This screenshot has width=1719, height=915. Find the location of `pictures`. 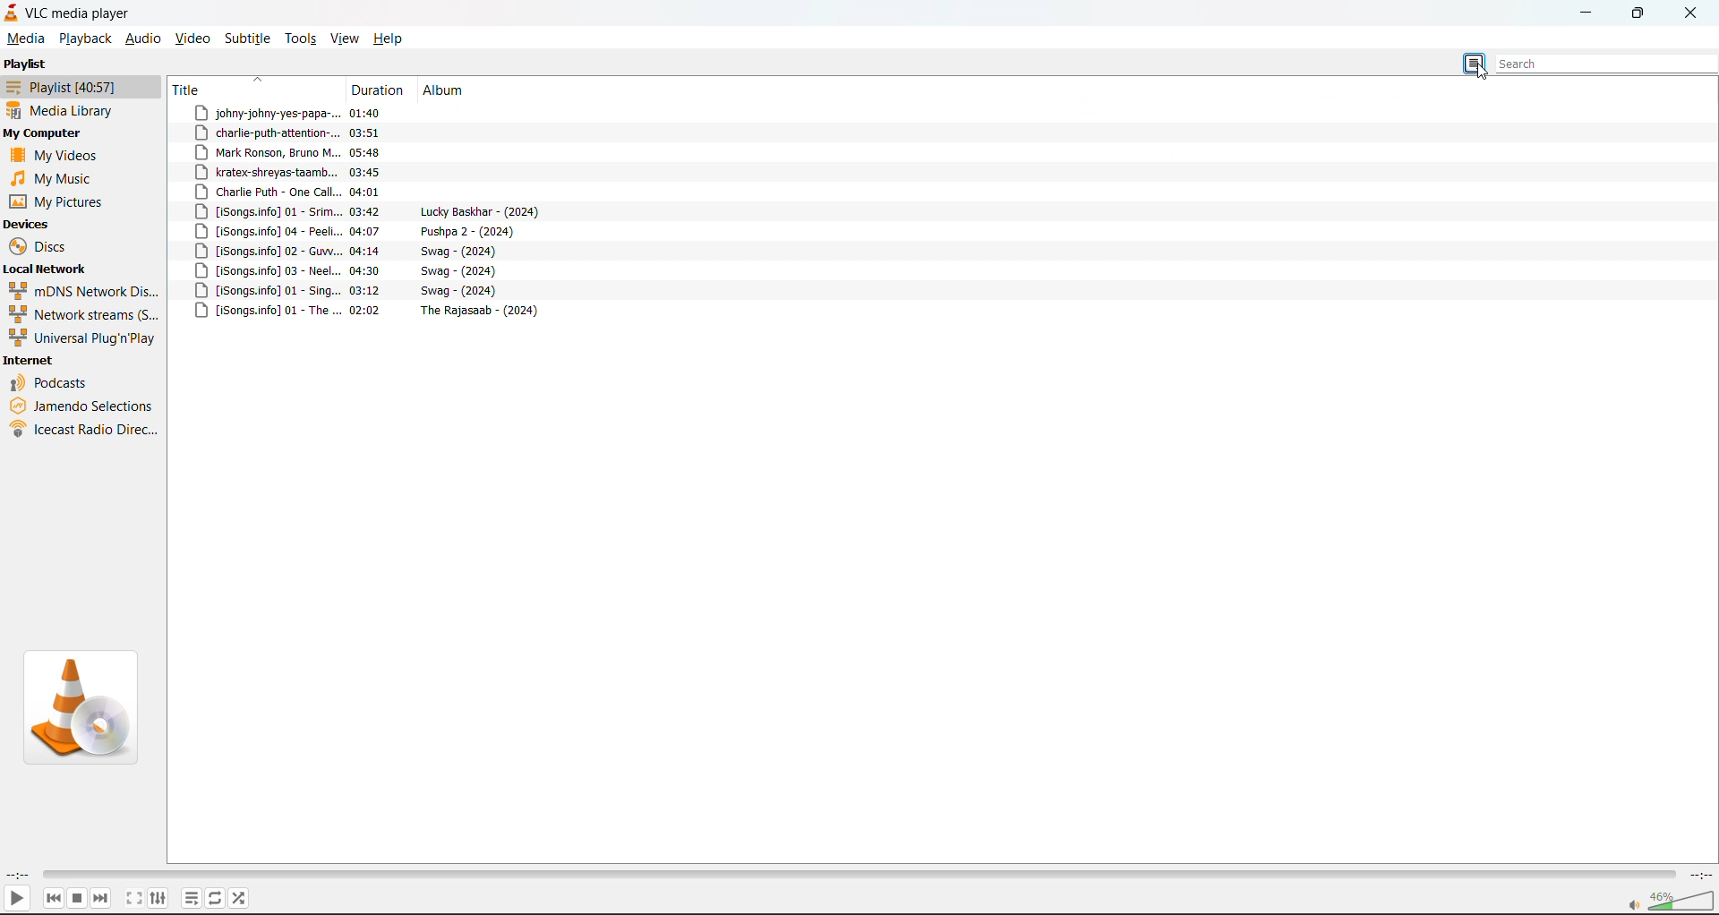

pictures is located at coordinates (64, 204).